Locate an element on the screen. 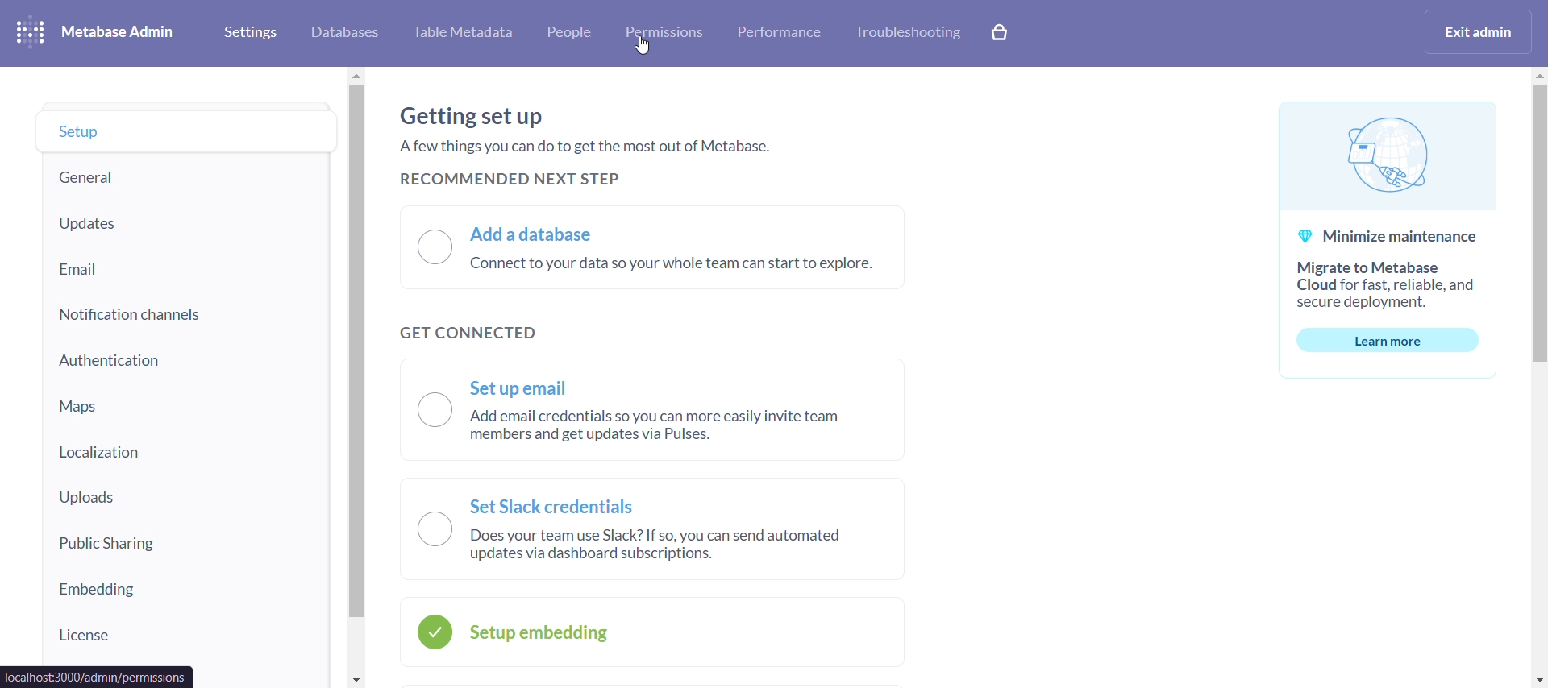  setup is located at coordinates (179, 128).